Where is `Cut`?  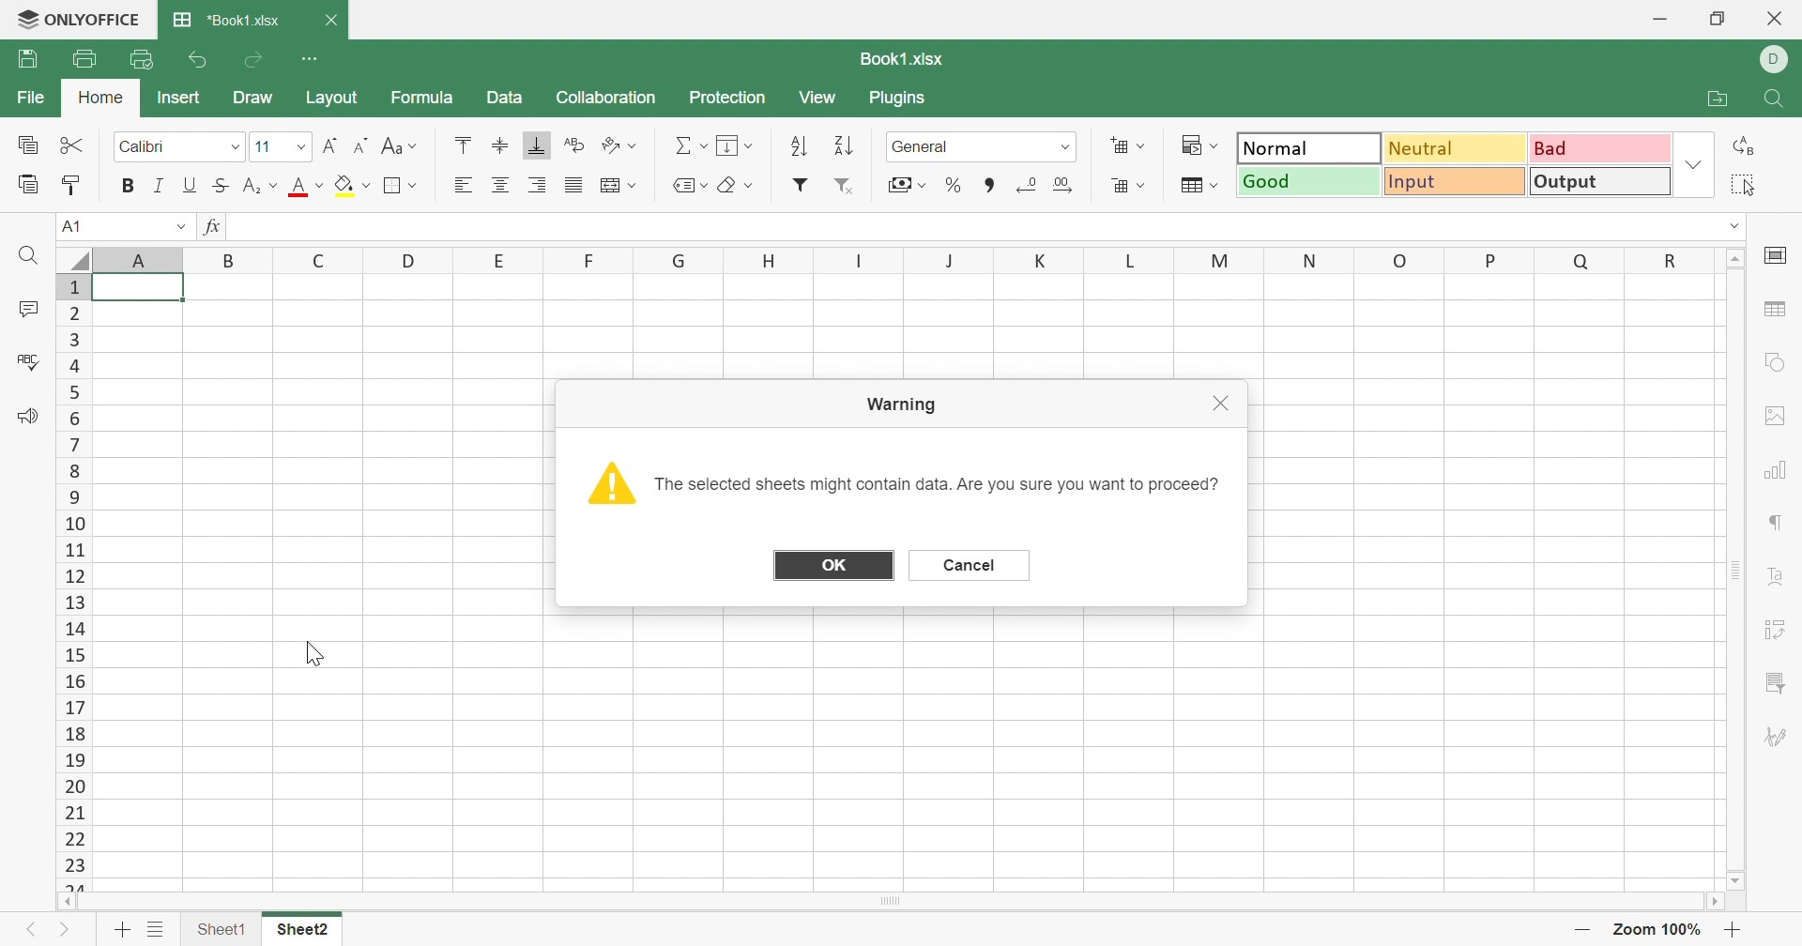 Cut is located at coordinates (72, 144).